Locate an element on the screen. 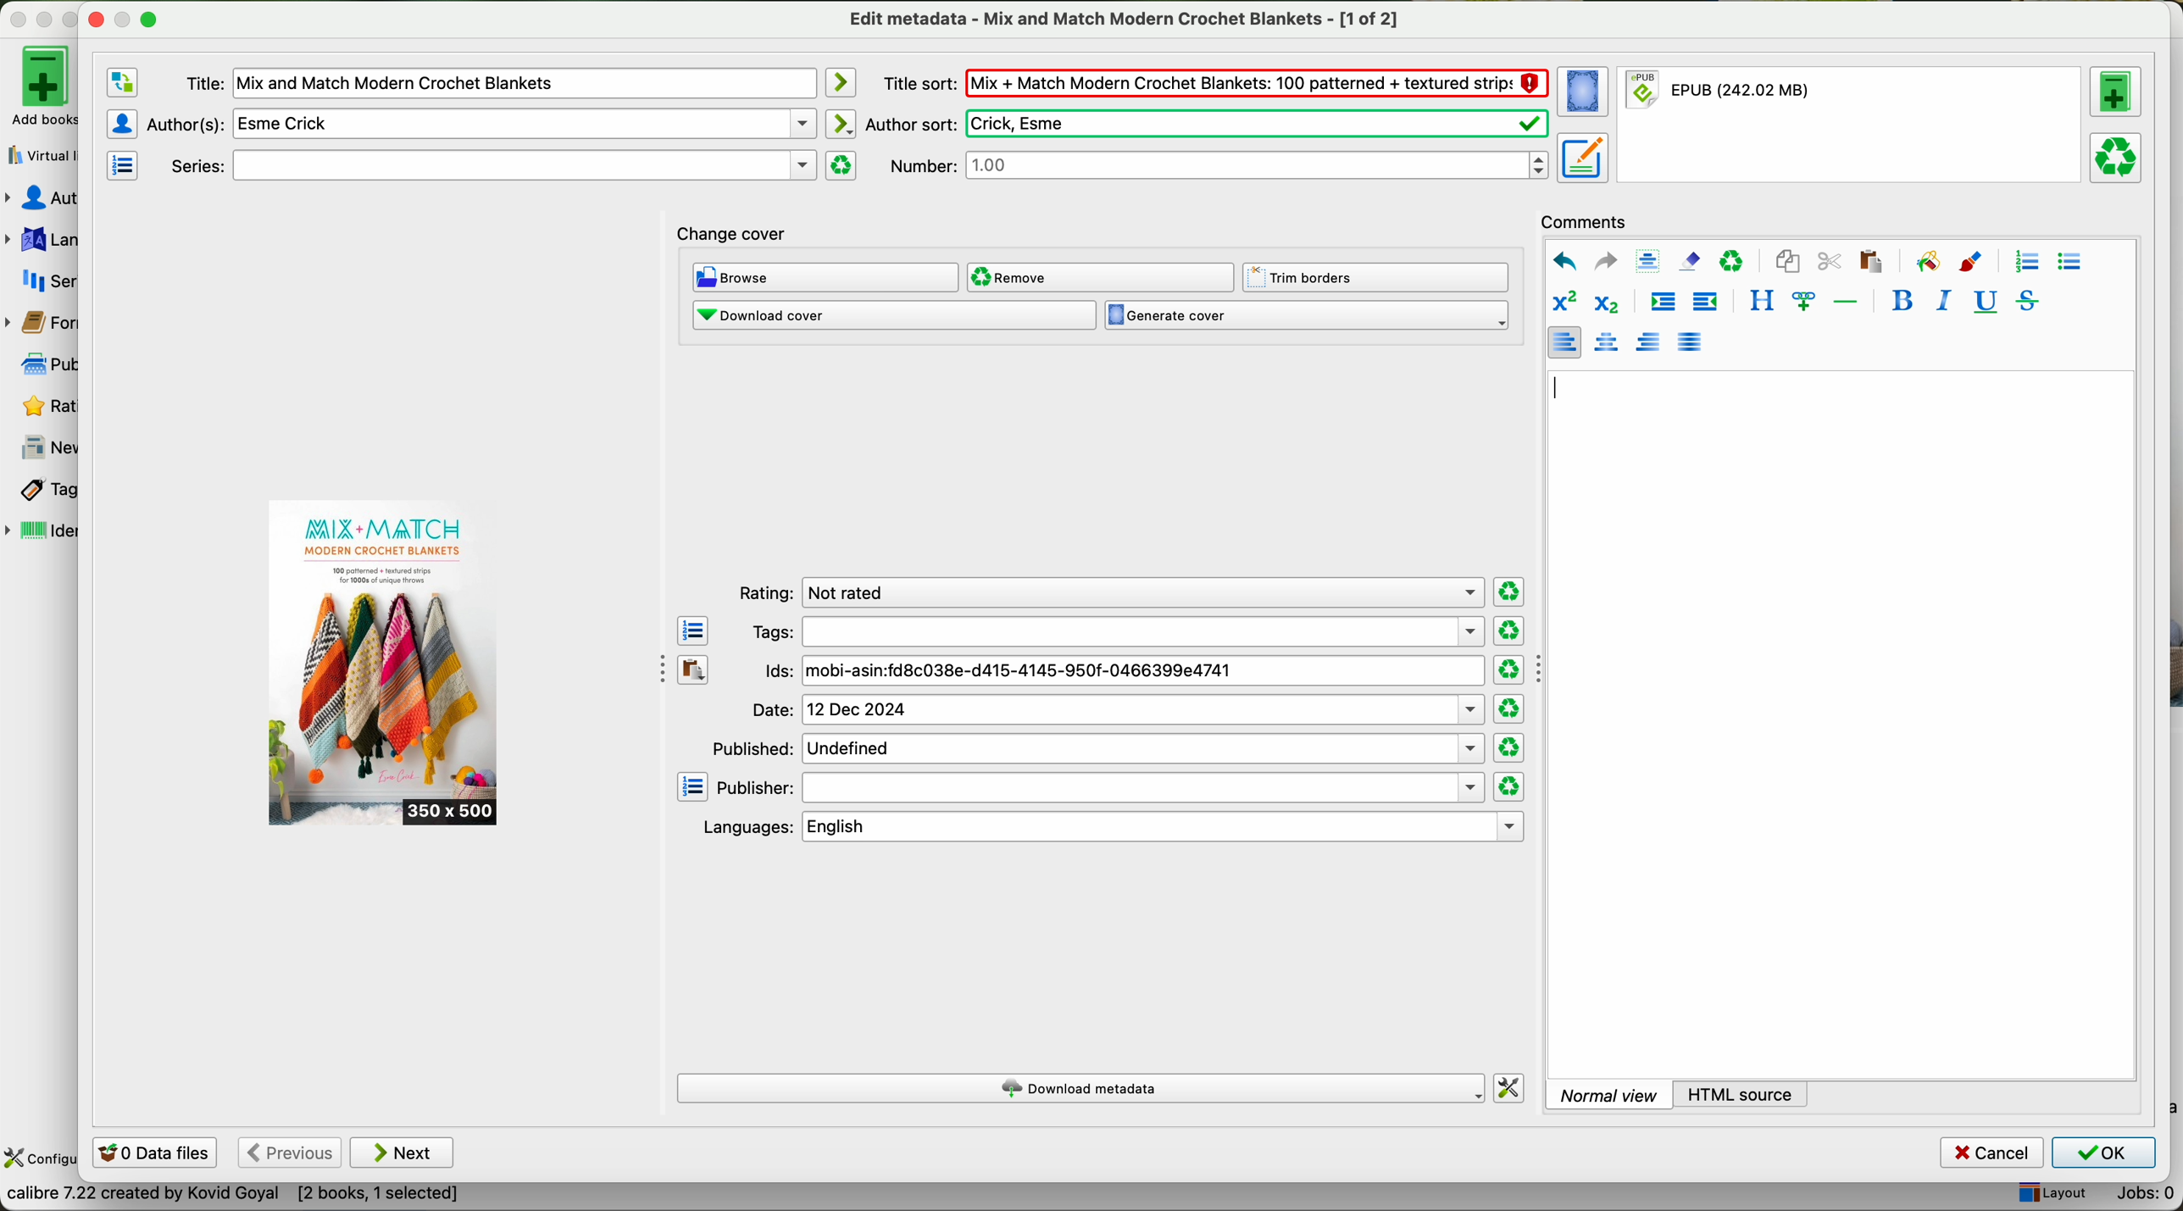 Image resolution: width=2183 pixels, height=1211 pixels. news is located at coordinates (42, 448).